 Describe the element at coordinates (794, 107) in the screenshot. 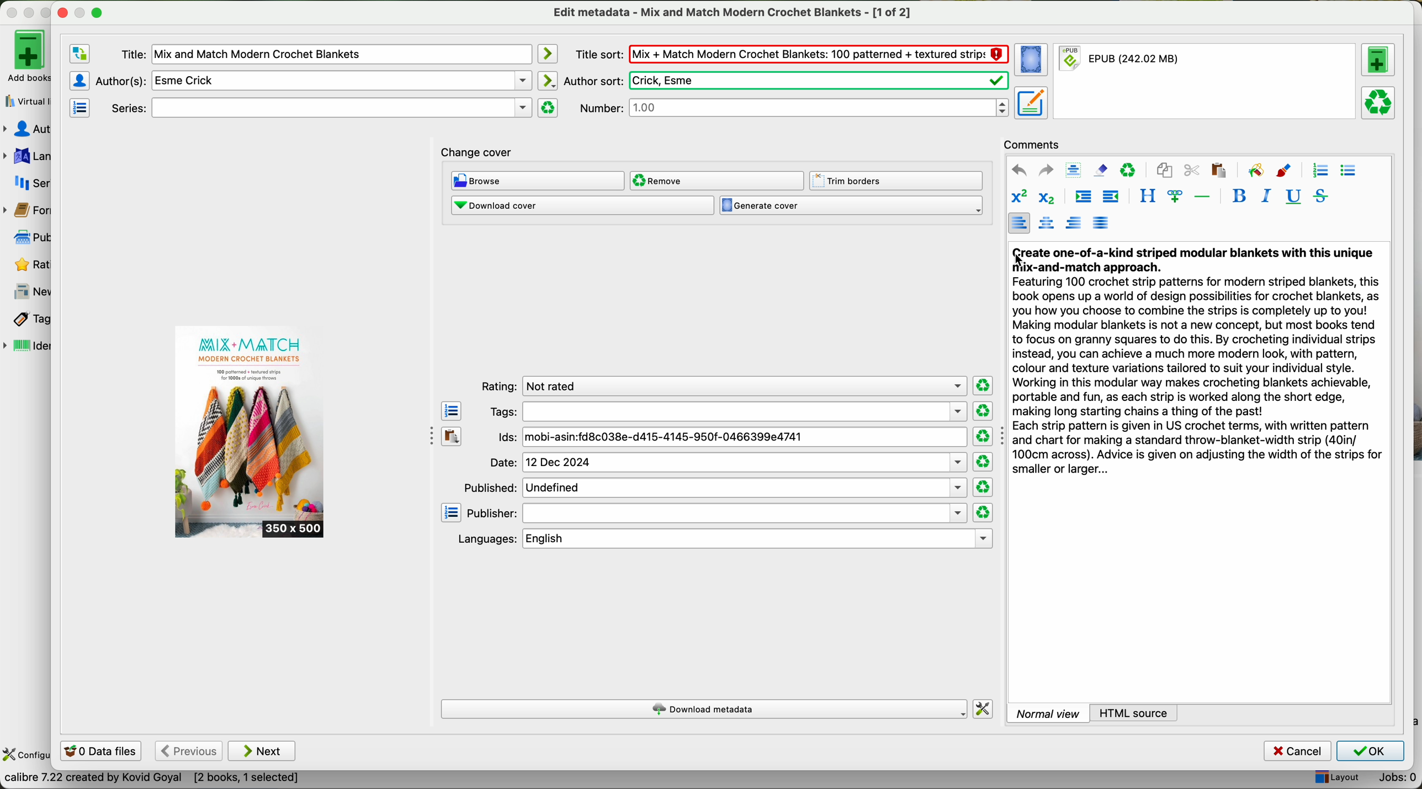

I see `number` at that location.